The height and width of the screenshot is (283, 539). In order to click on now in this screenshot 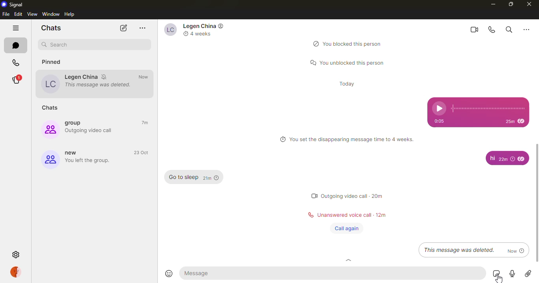, I will do `click(515, 250)`.